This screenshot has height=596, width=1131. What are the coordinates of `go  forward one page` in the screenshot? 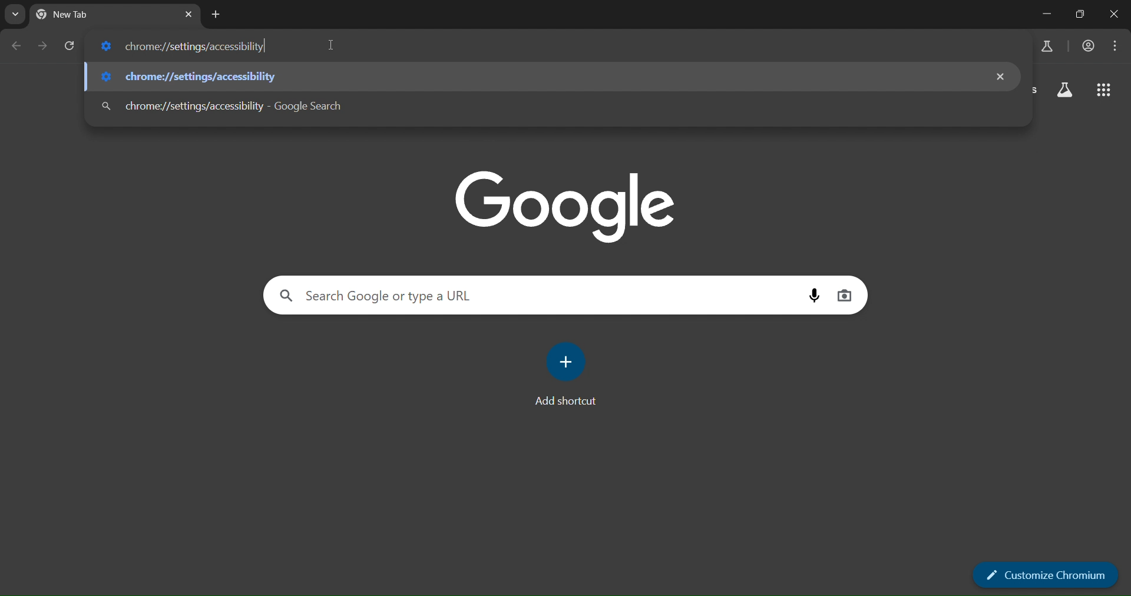 It's located at (44, 49).